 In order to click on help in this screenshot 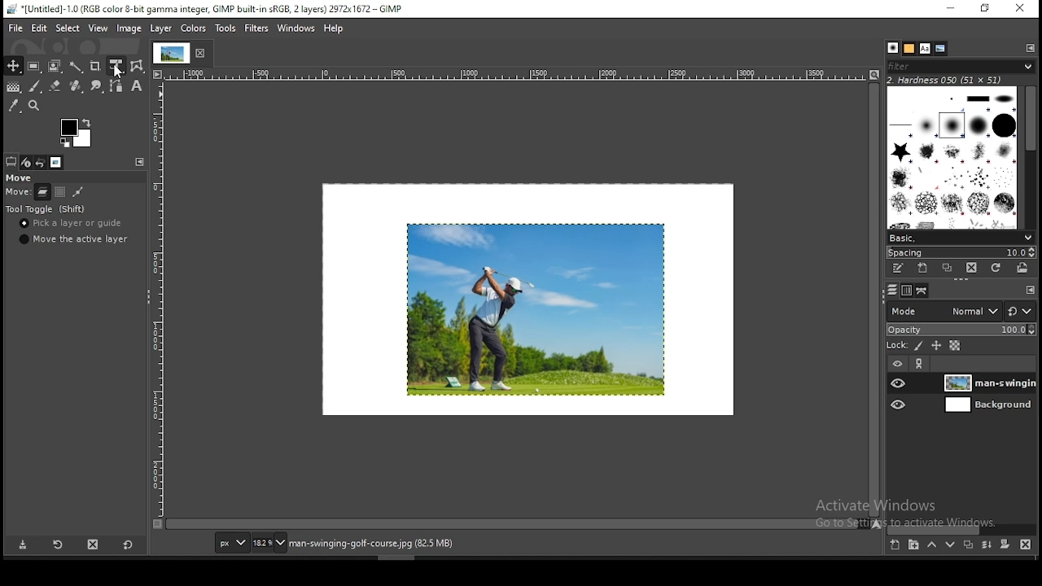, I will do `click(333, 29)`.